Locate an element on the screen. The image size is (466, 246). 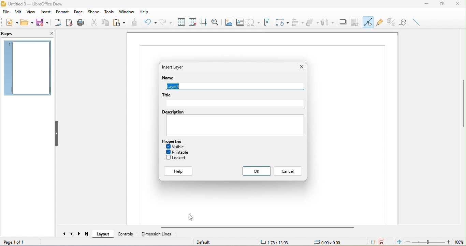
0.00x0.00 is located at coordinates (333, 242).